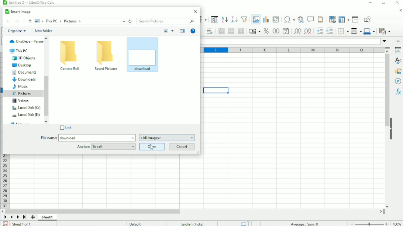 The height and width of the screenshot is (226, 403). What do you see at coordinates (332, 19) in the screenshot?
I see `Define print area` at bounding box center [332, 19].